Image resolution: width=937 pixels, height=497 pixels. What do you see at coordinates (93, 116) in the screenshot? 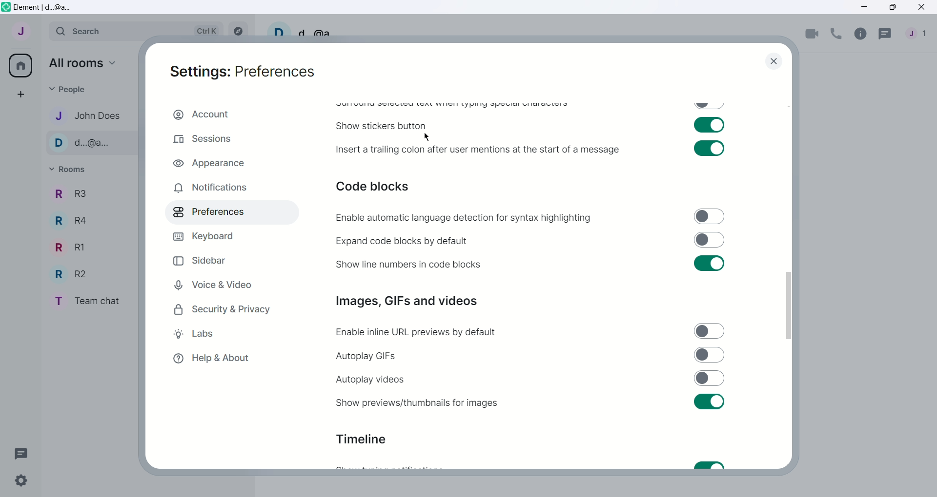
I see `John Does - Contact name` at bounding box center [93, 116].